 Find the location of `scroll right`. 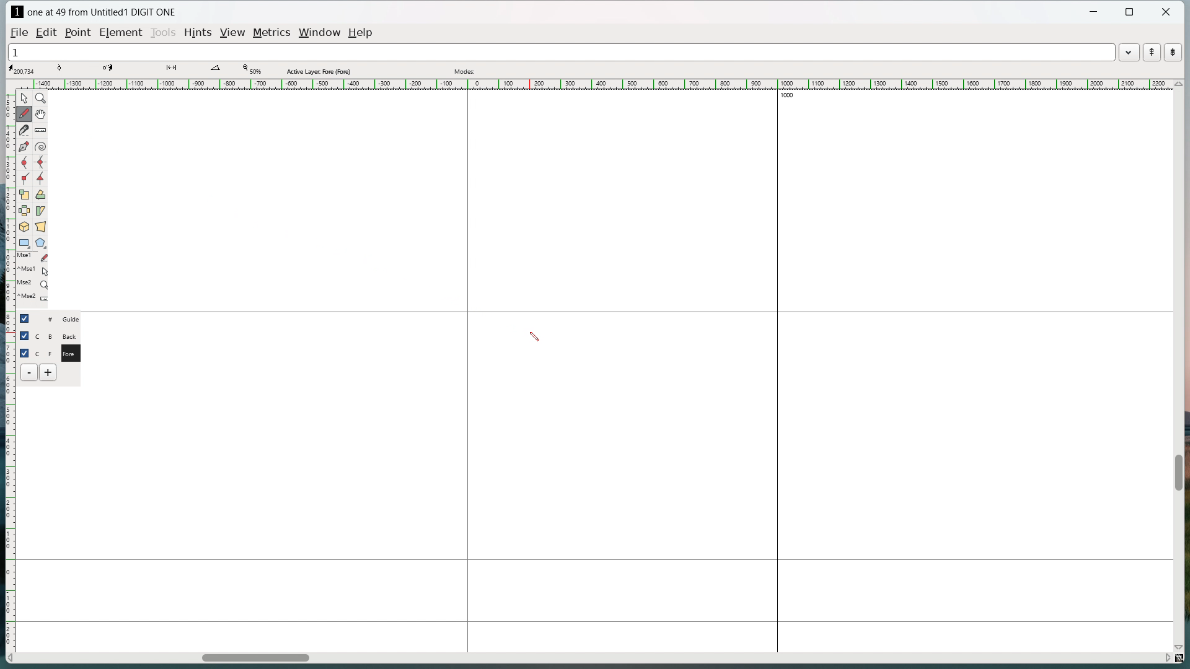

scroll right is located at coordinates (1166, 657).